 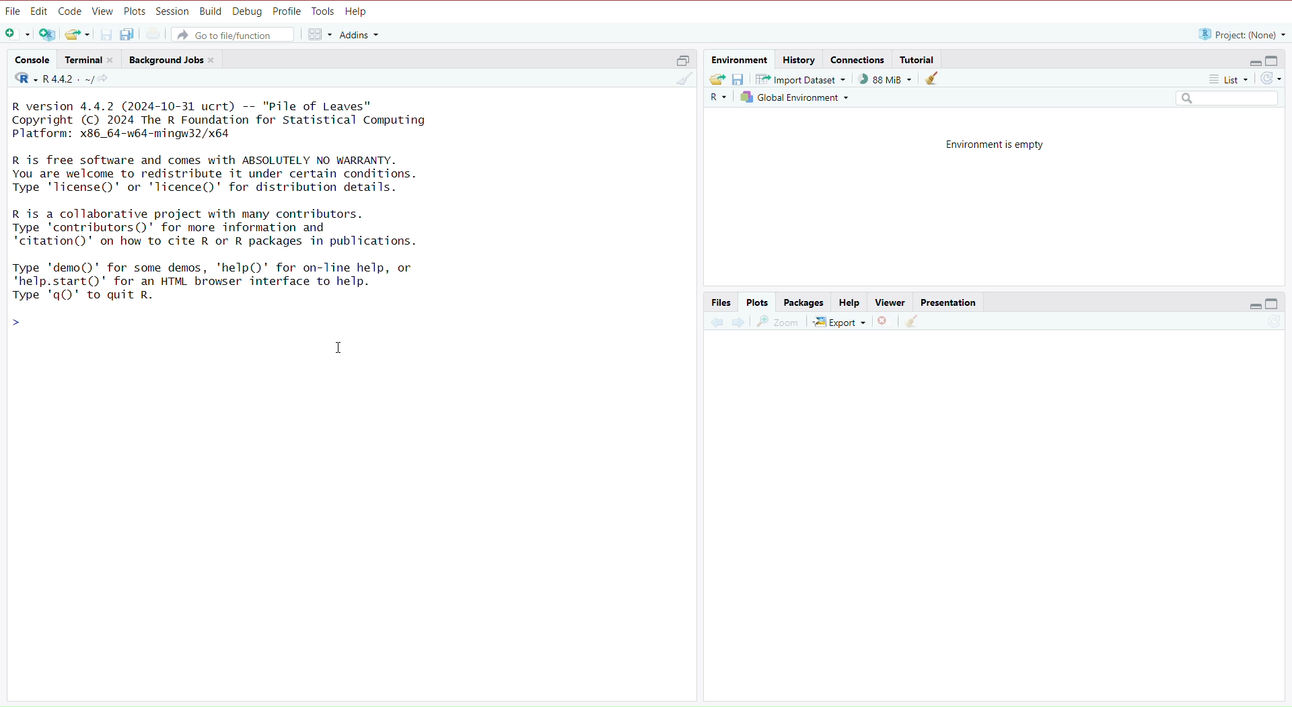 What do you see at coordinates (1267, 325) in the screenshot?
I see `refresh current plot` at bounding box center [1267, 325].